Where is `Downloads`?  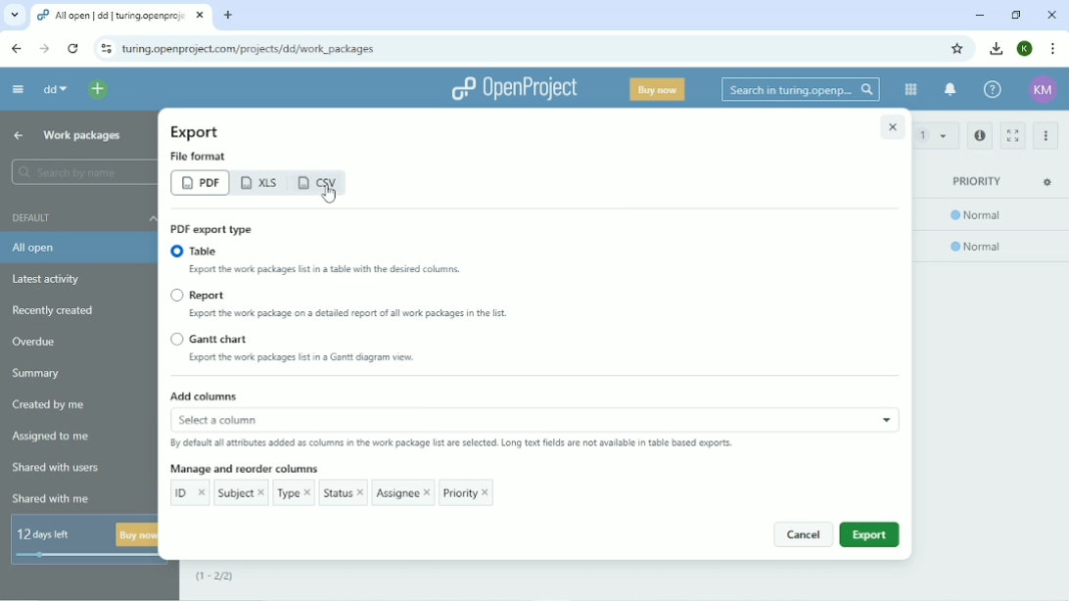 Downloads is located at coordinates (997, 48).